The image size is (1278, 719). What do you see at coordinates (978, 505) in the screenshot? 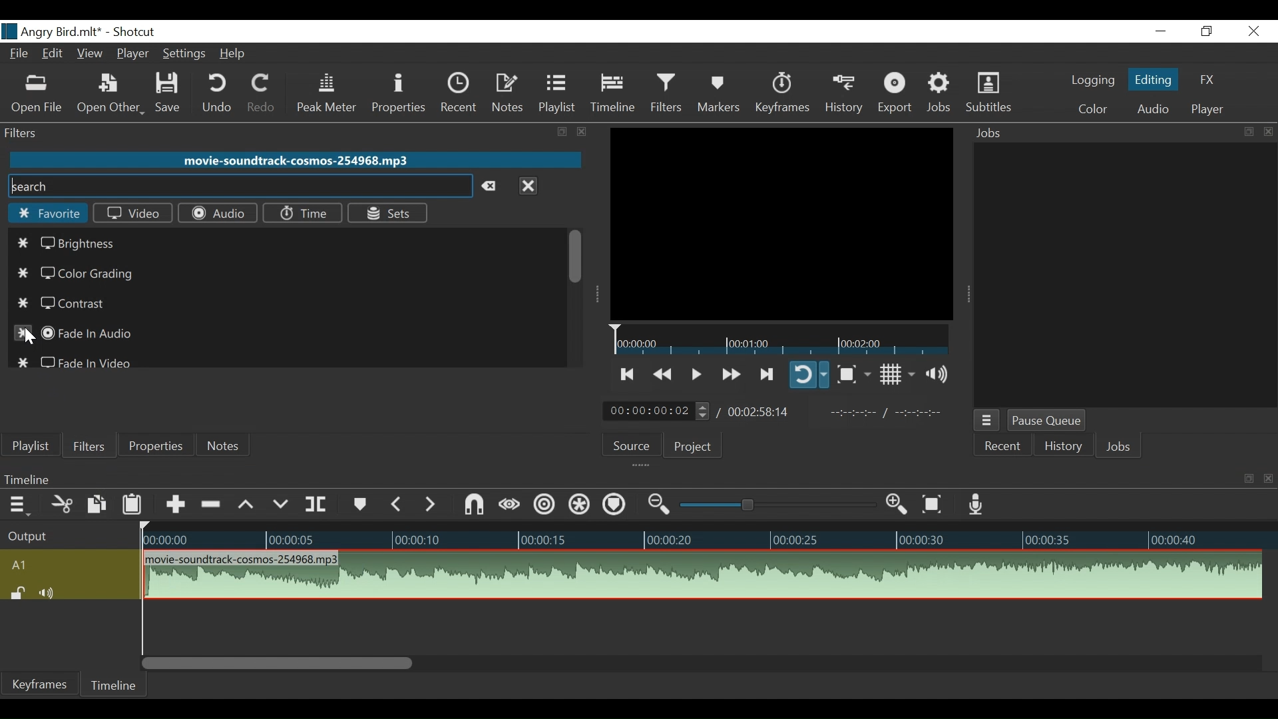
I see `Record audio` at bounding box center [978, 505].